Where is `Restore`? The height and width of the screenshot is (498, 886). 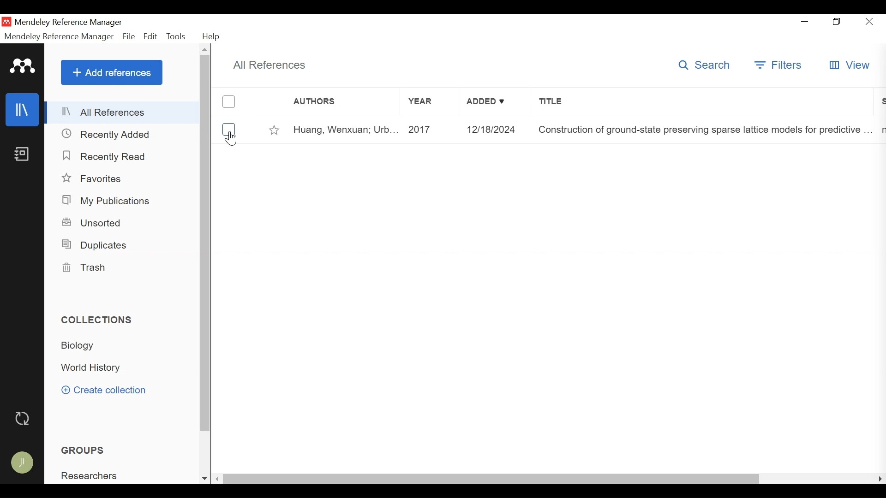
Restore is located at coordinates (837, 21).